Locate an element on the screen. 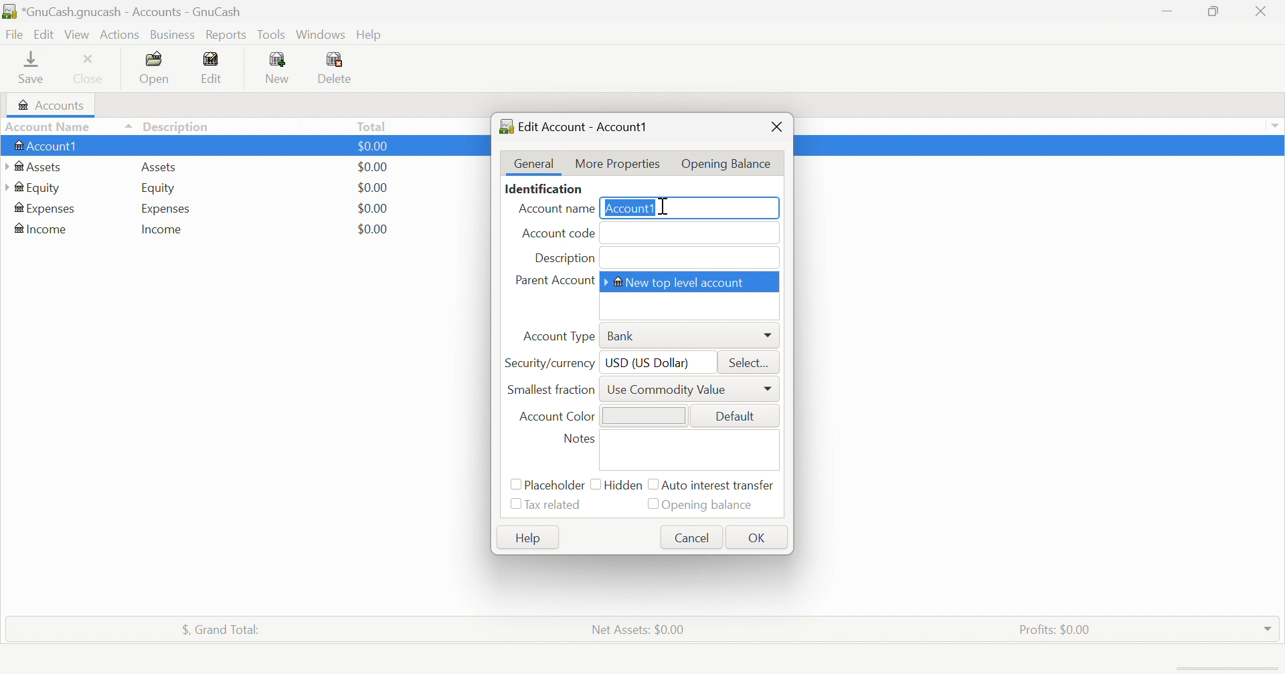 This screenshot has width=1285, height=674. $0.00 is located at coordinates (373, 145).